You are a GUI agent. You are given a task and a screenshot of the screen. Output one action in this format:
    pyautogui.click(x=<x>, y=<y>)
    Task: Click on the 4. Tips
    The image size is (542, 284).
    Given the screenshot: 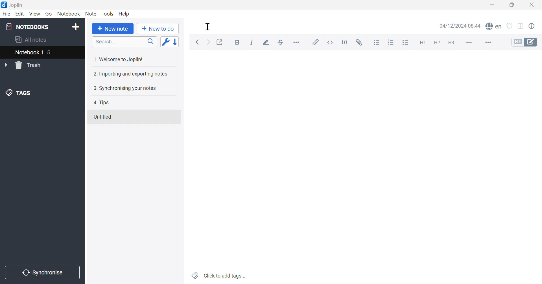 What is the action you would take?
    pyautogui.click(x=104, y=103)
    